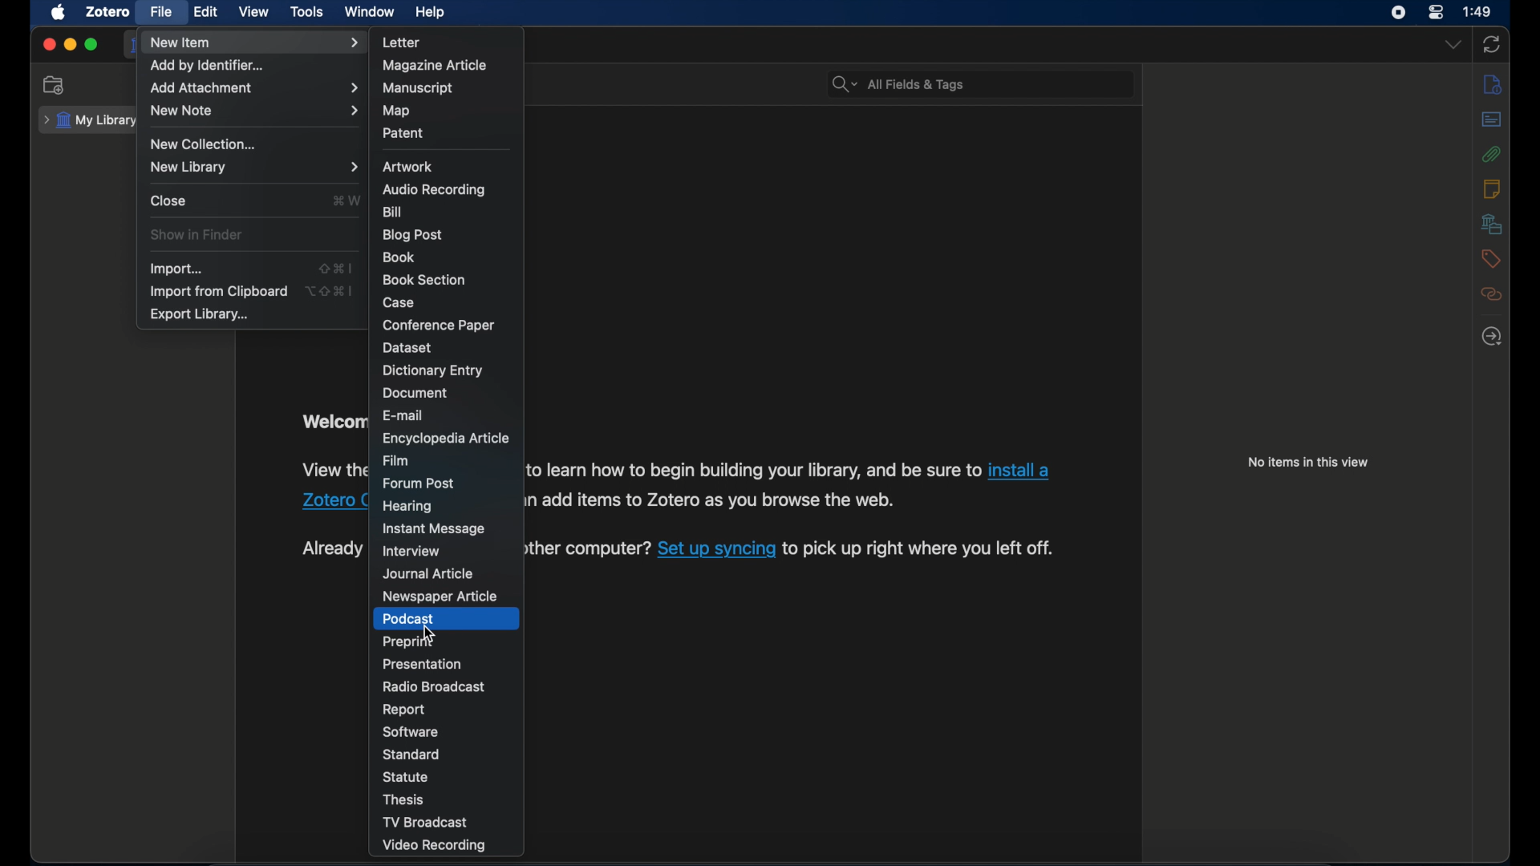  What do you see at coordinates (407, 506) in the screenshot?
I see `hearing` at bounding box center [407, 506].